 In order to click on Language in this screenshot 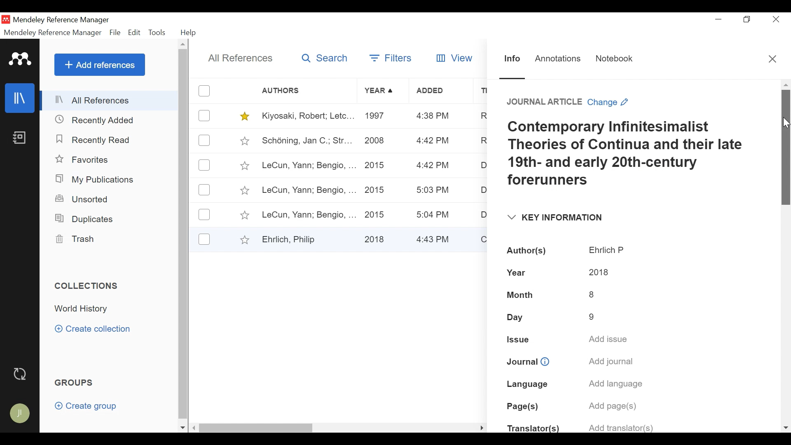, I will do `click(526, 383)`.